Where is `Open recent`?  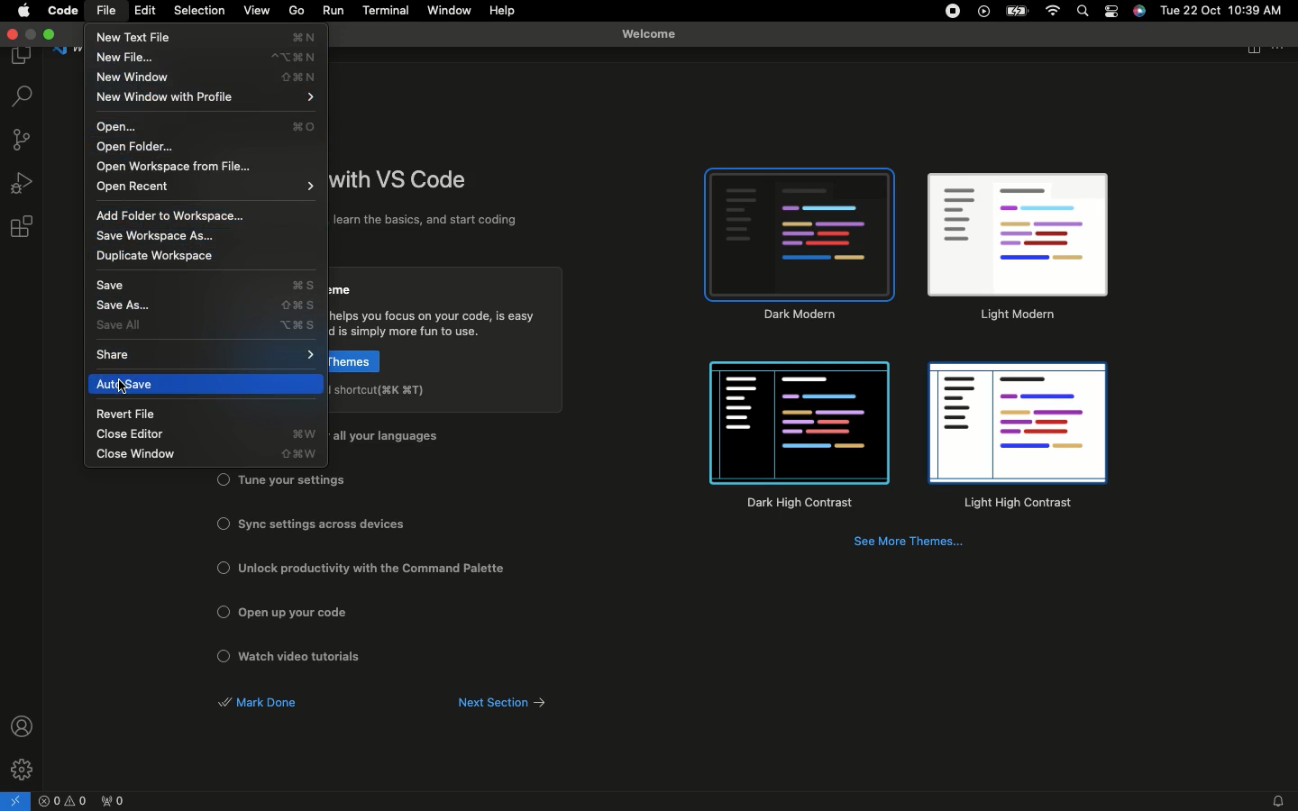 Open recent is located at coordinates (207, 186).